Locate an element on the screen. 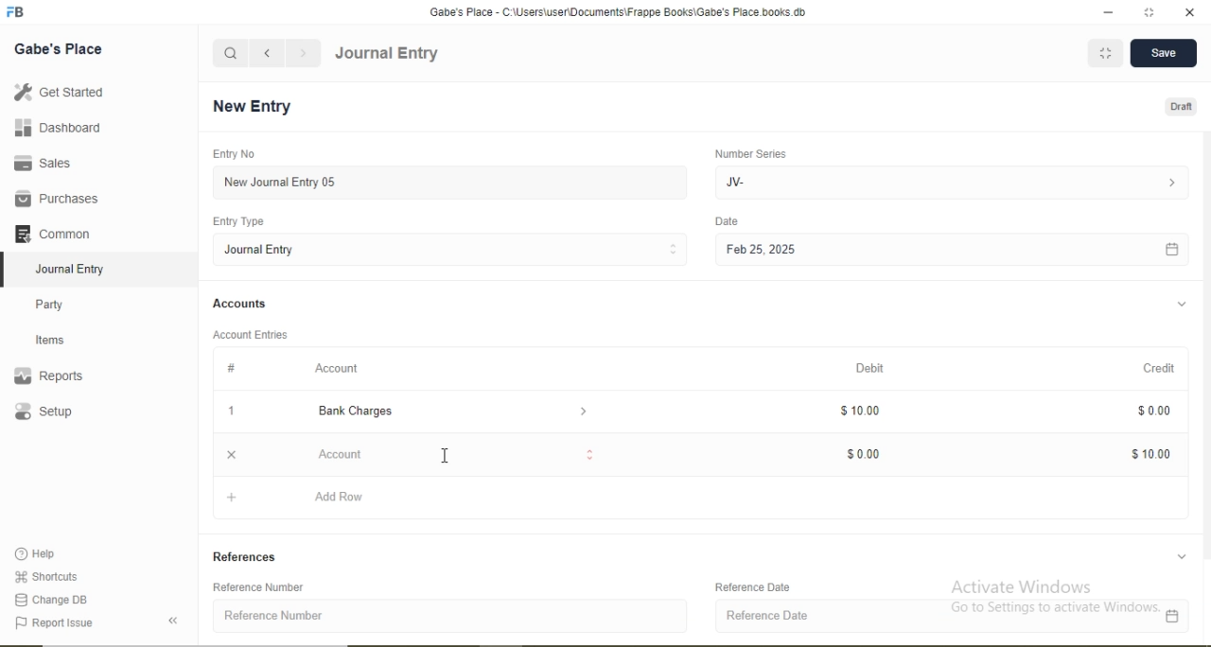 Image resolution: width=1211 pixels, height=647 pixels. Credit is located at coordinates (1153, 367).